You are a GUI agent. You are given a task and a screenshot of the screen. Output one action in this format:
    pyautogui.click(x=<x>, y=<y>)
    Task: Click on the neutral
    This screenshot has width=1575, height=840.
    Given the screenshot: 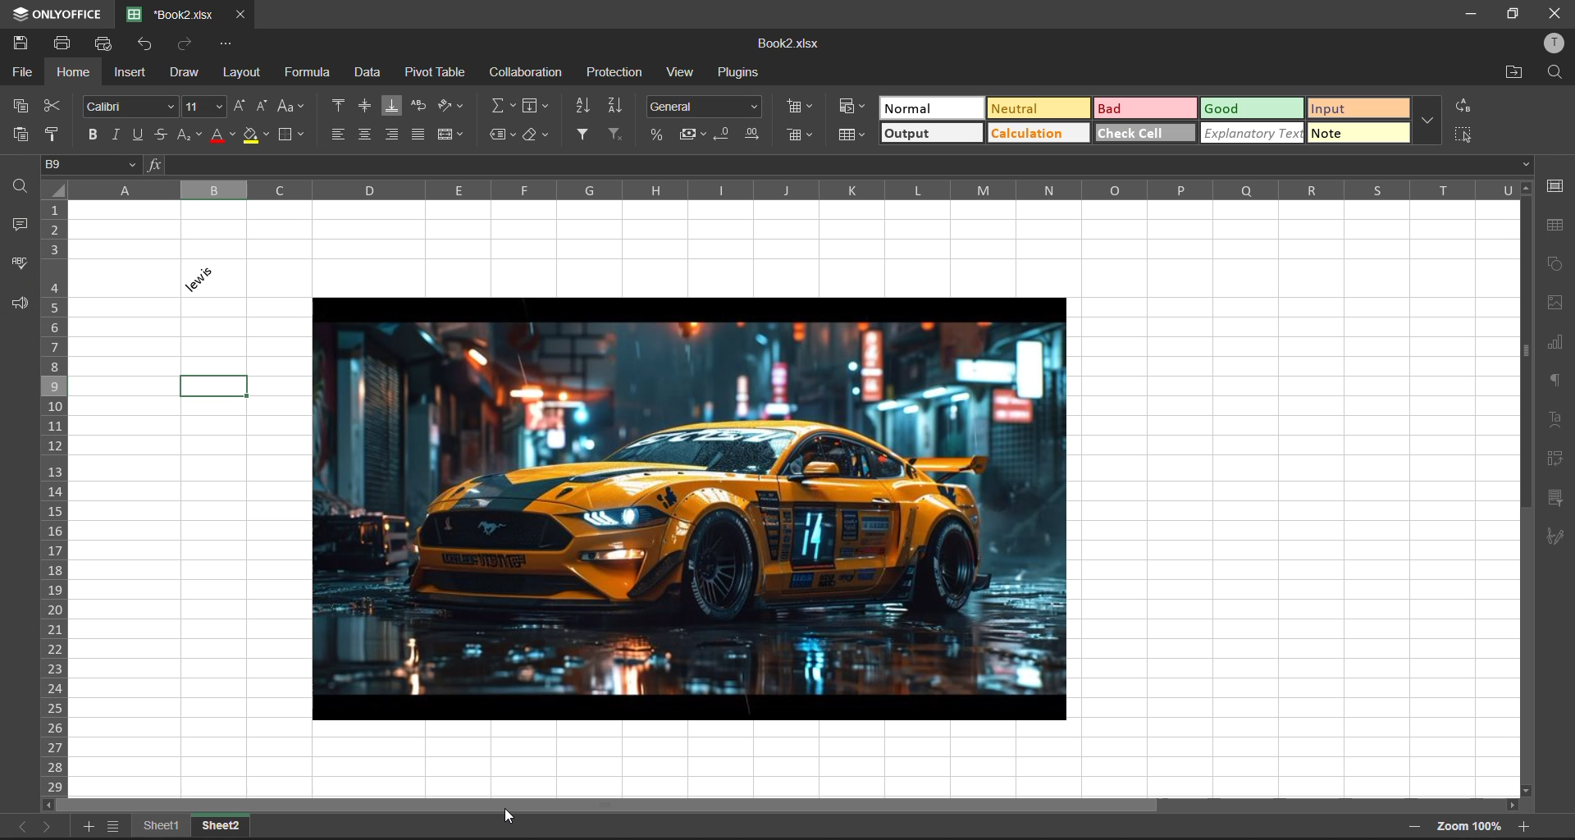 What is the action you would take?
    pyautogui.click(x=1033, y=109)
    